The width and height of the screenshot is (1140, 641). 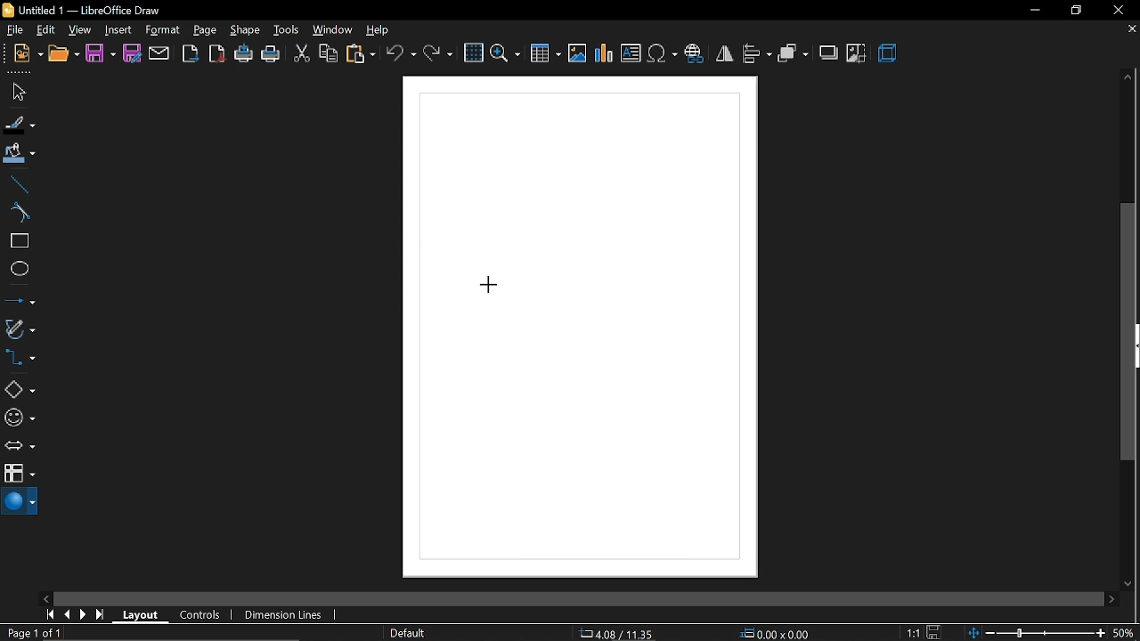 I want to click on tools, so click(x=287, y=30).